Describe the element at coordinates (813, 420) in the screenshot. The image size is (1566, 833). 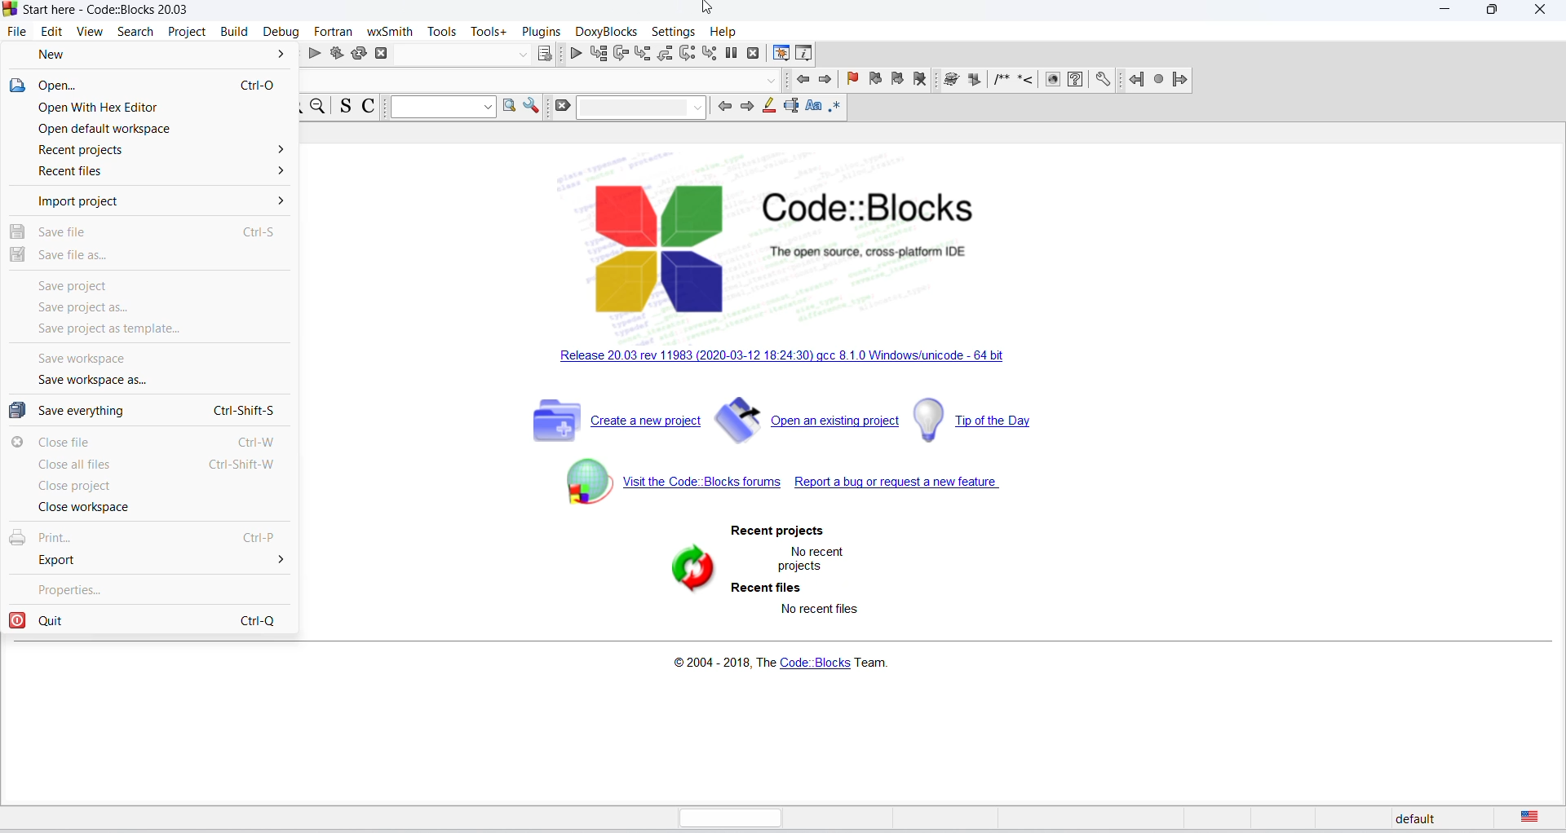
I see `open existing project` at that location.